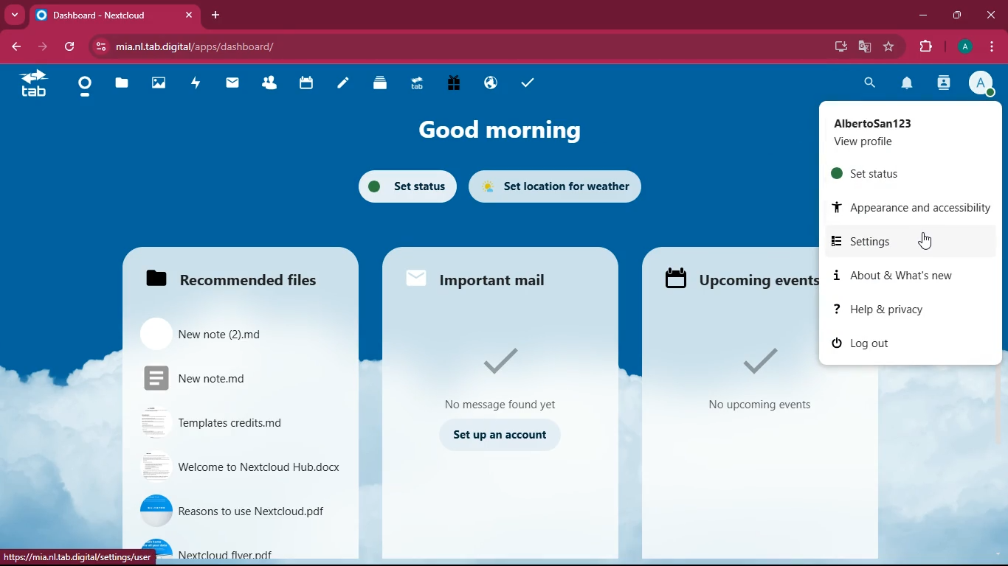  Describe the element at coordinates (235, 540) in the screenshot. I see `nextcloud  flyer.pdf` at that location.